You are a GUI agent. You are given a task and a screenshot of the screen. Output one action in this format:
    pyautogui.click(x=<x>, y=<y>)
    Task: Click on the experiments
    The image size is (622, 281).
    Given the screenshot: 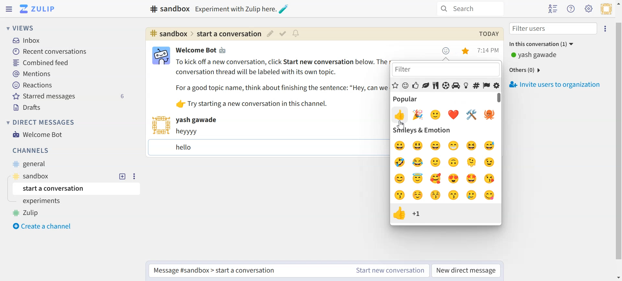 What is the action you would take?
    pyautogui.click(x=43, y=202)
    